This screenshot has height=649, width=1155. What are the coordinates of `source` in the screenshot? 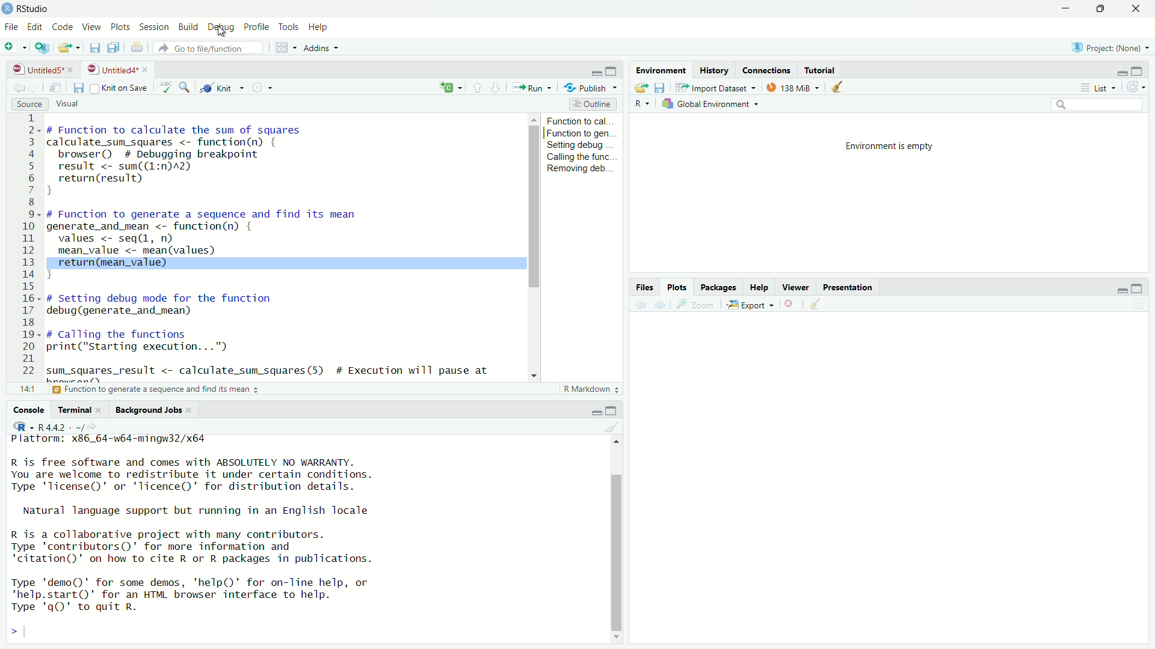 It's located at (29, 105).